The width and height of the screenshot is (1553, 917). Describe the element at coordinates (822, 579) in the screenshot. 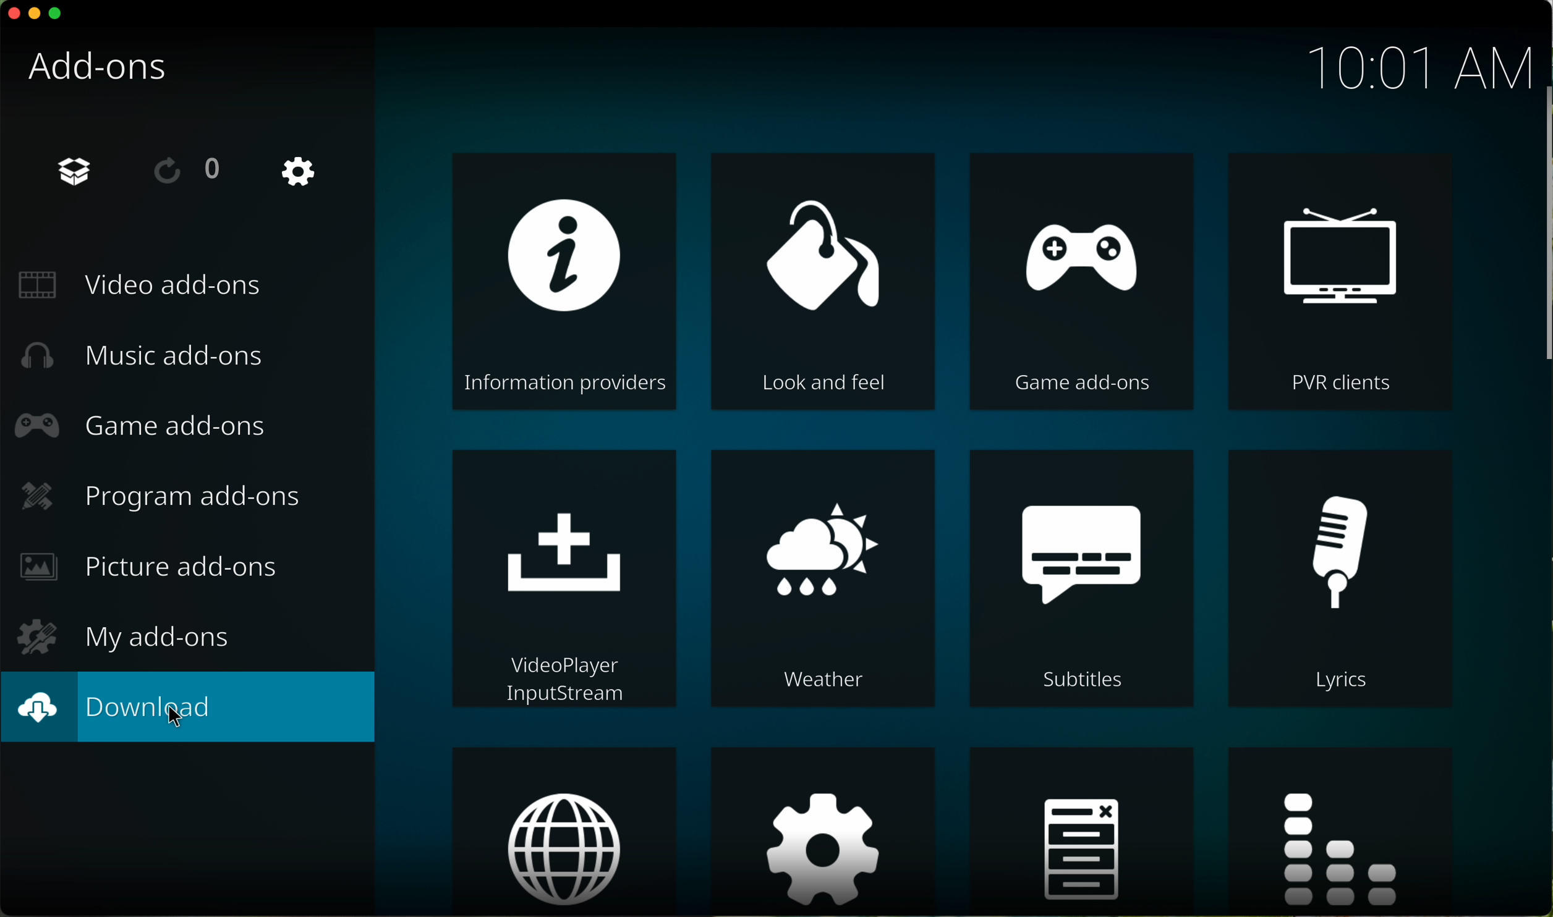

I see `weather` at that location.